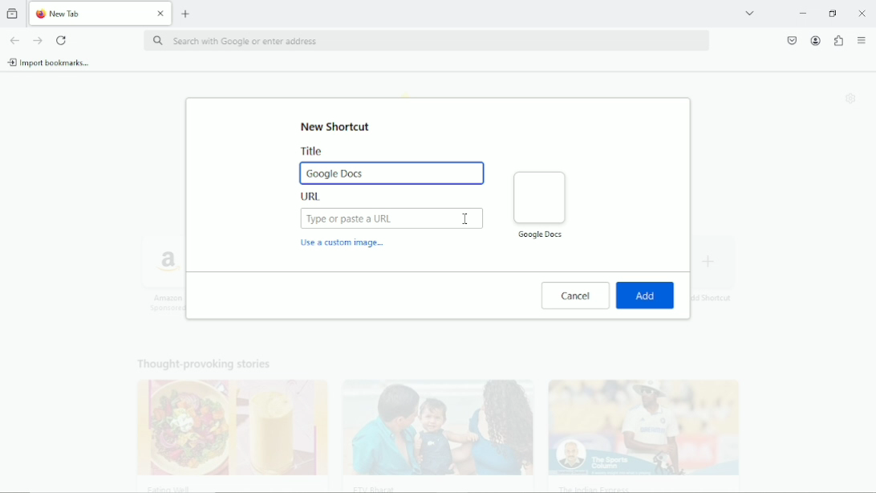 The image size is (876, 493). Describe the element at coordinates (39, 41) in the screenshot. I see `go forward` at that location.